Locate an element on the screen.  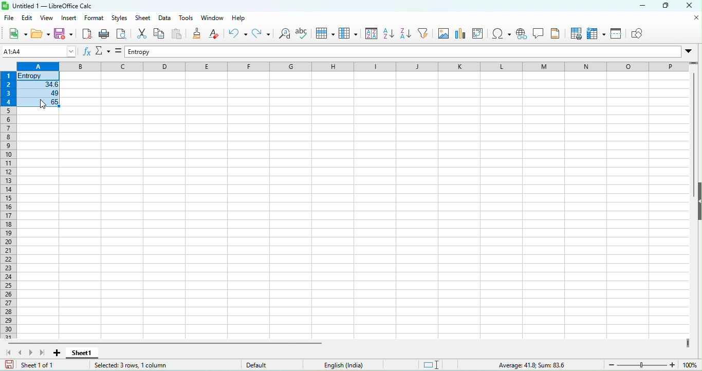
freeze row and column is located at coordinates (595, 35).